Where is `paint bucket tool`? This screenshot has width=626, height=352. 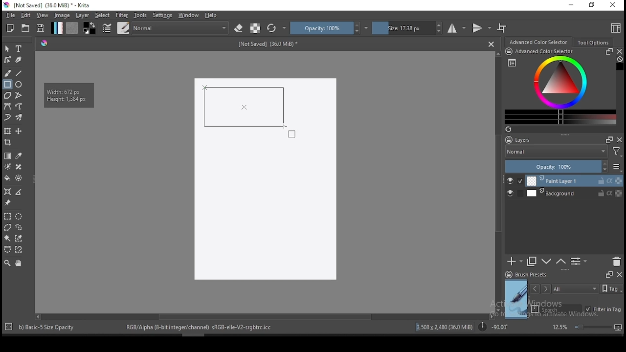
paint bucket tool is located at coordinates (7, 178).